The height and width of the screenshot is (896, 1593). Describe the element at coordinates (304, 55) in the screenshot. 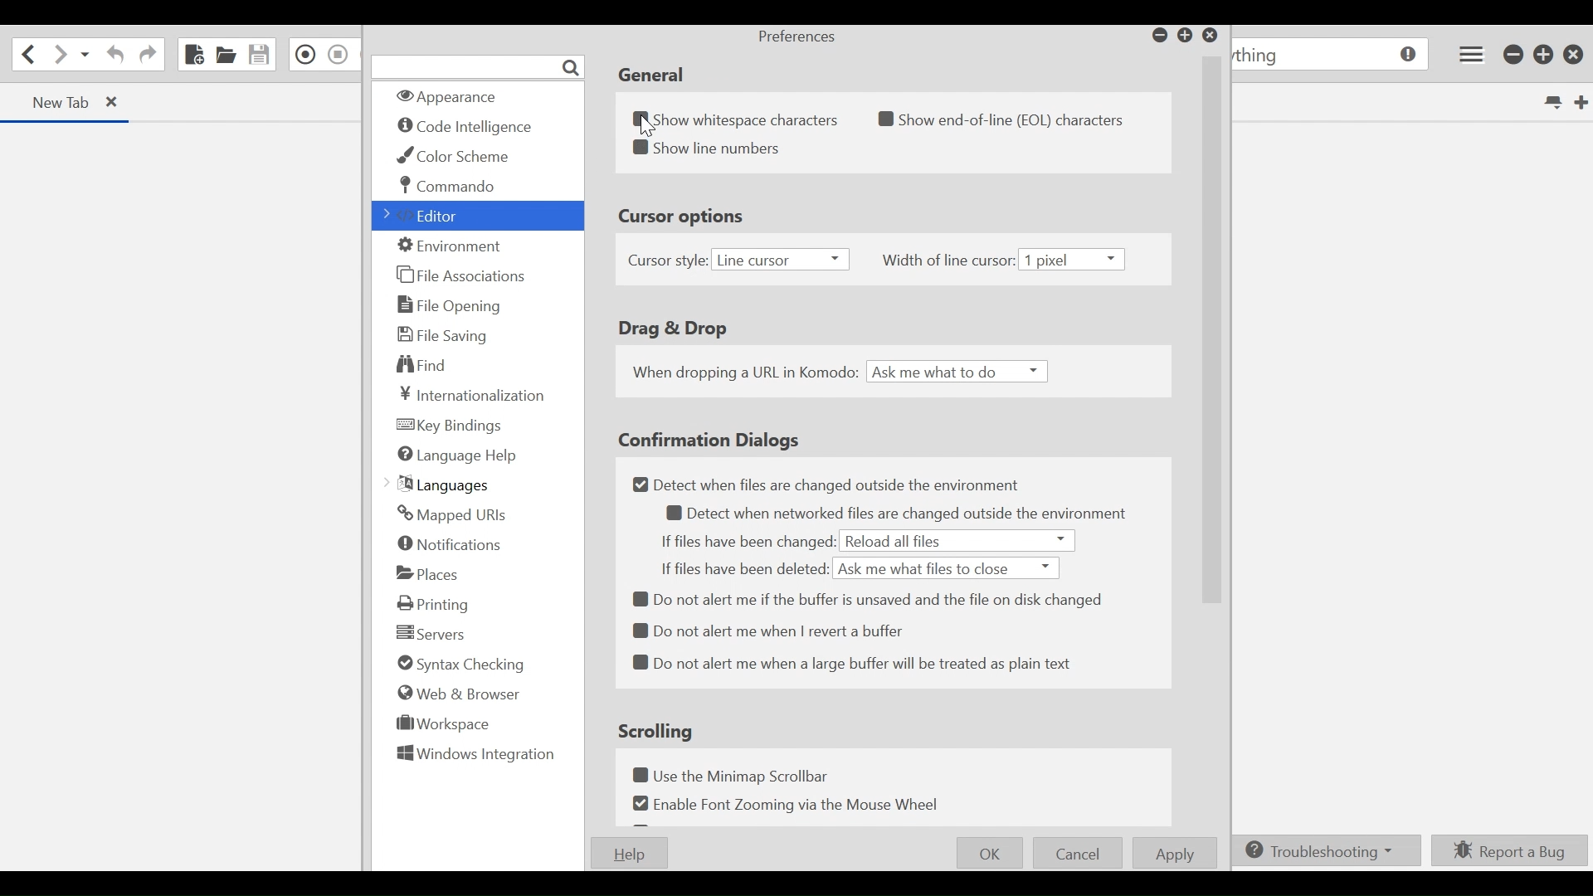

I see `Recording in Macro` at that location.